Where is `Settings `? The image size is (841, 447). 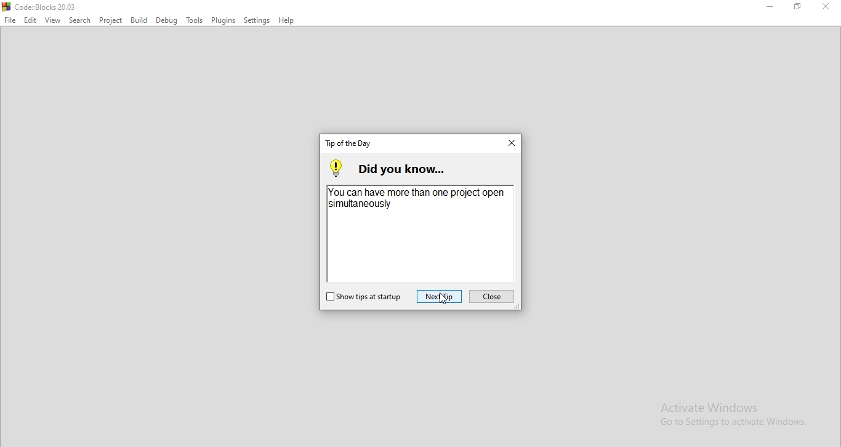
Settings  is located at coordinates (258, 21).